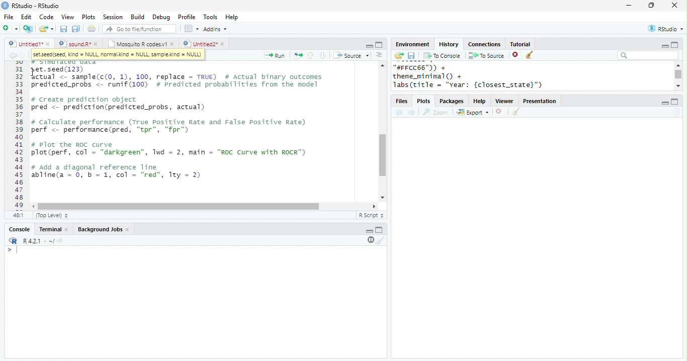  I want to click on scroll left, so click(34, 207).